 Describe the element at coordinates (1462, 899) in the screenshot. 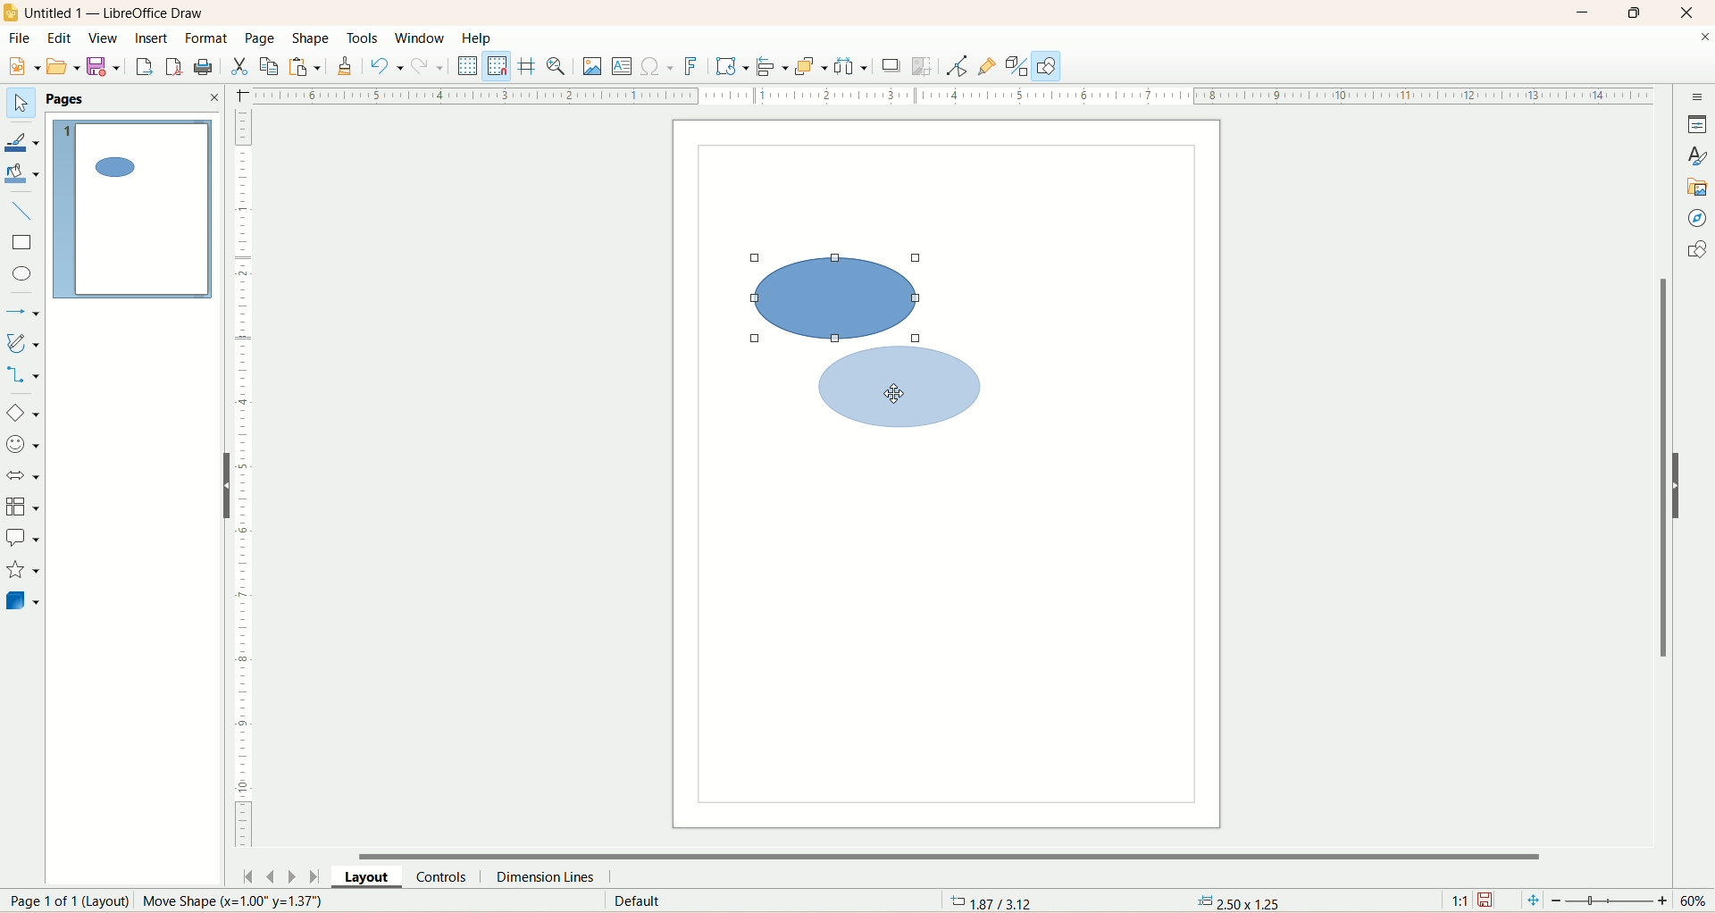

I see `scaling factor` at that location.